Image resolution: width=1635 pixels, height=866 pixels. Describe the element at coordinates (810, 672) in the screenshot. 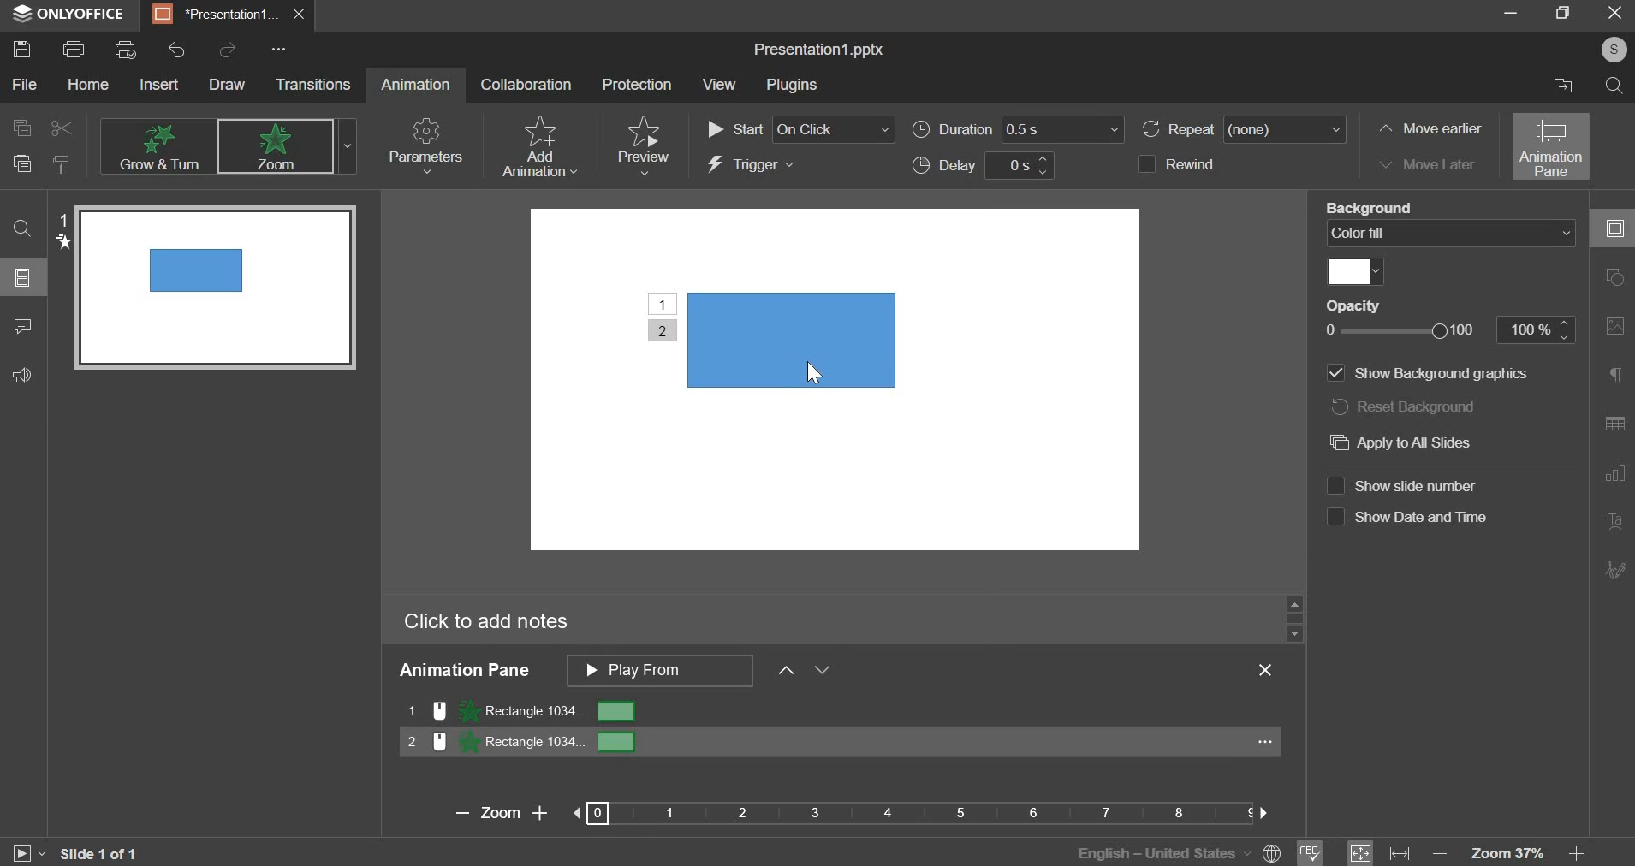

I see `Move Up/Down` at that location.